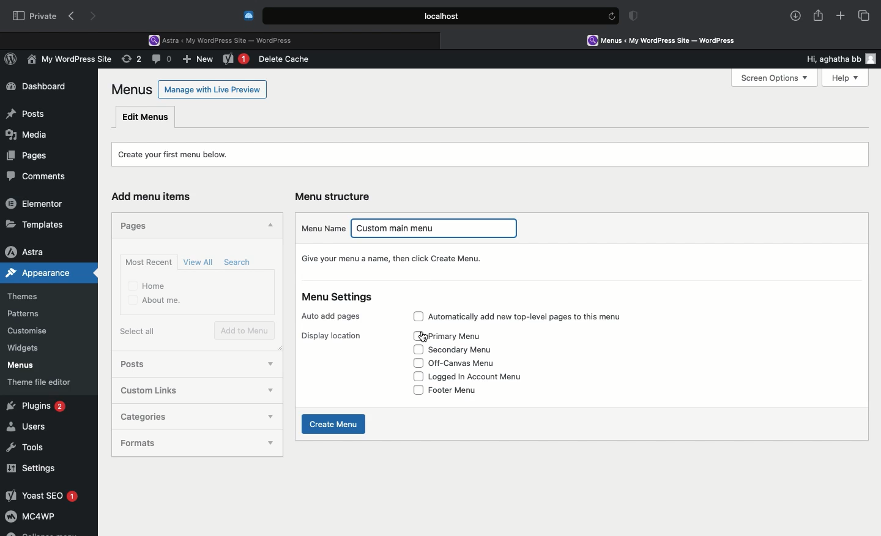 The image size is (881, 536). I want to click on Screen Options, so click(773, 78).